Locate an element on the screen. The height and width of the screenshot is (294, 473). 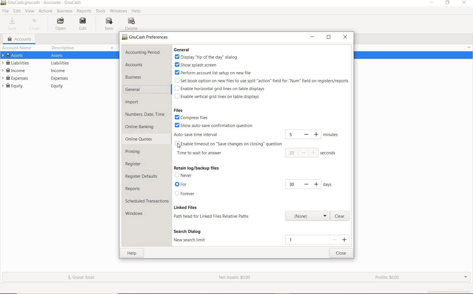
REGISTER DEFAULTS is located at coordinates (142, 176).